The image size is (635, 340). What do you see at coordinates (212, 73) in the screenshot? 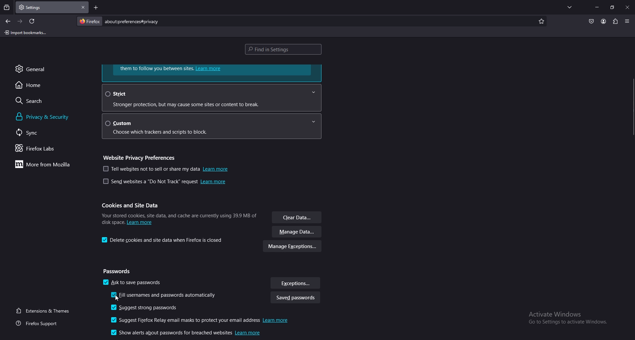
I see `learn more` at bounding box center [212, 73].